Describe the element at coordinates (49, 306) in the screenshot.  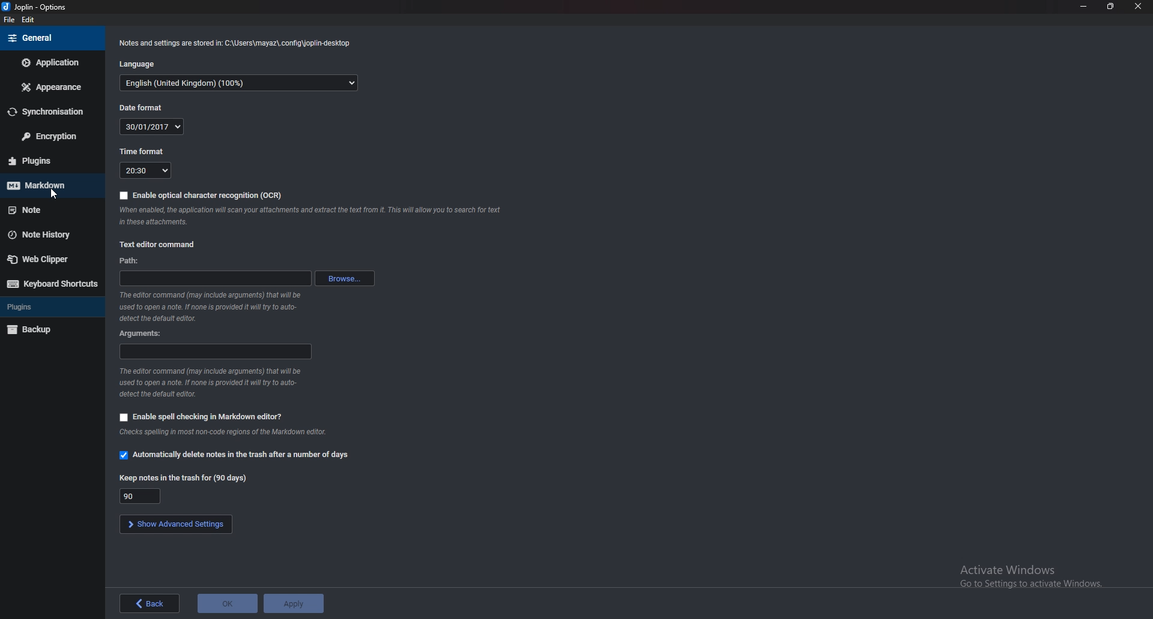
I see `Plugins` at that location.